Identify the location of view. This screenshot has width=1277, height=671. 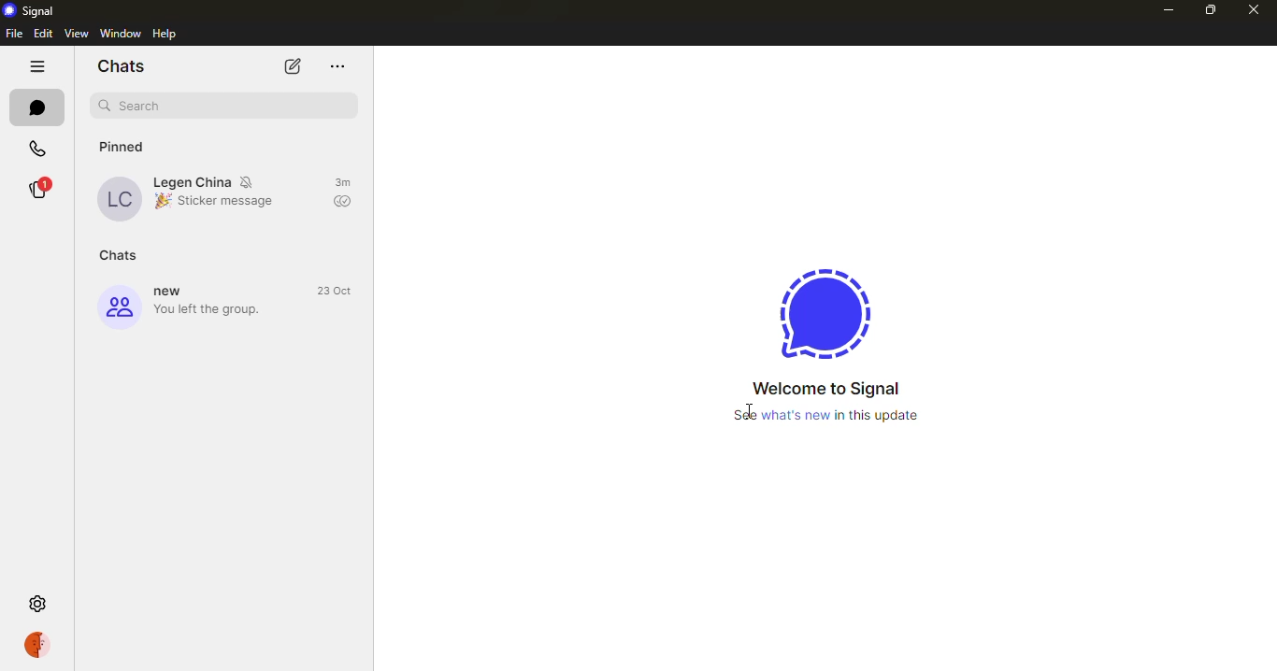
(78, 33).